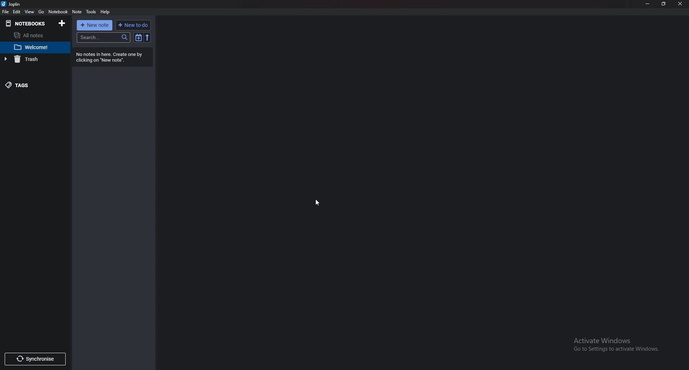  Describe the element at coordinates (133, 25) in the screenshot. I see `New to do` at that location.